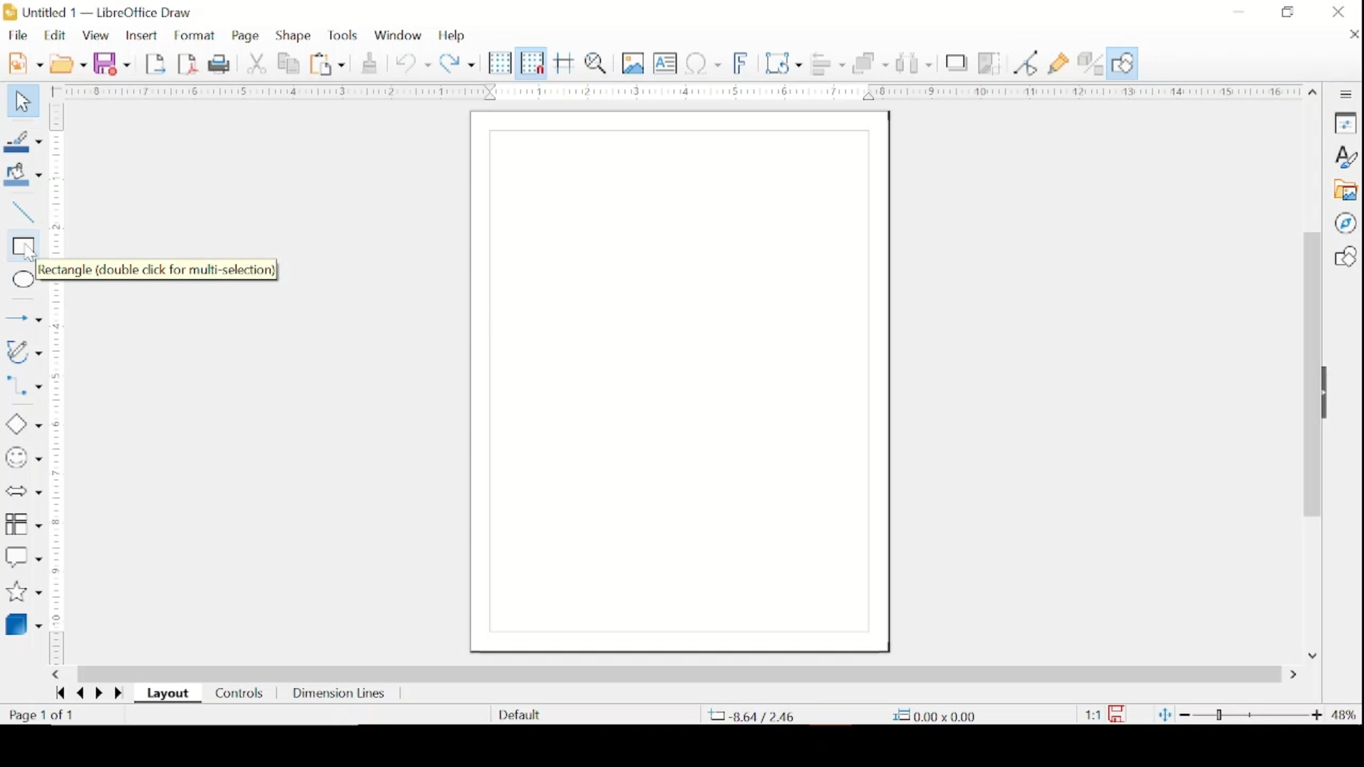  What do you see at coordinates (1345, 122) in the screenshot?
I see `properties` at bounding box center [1345, 122].